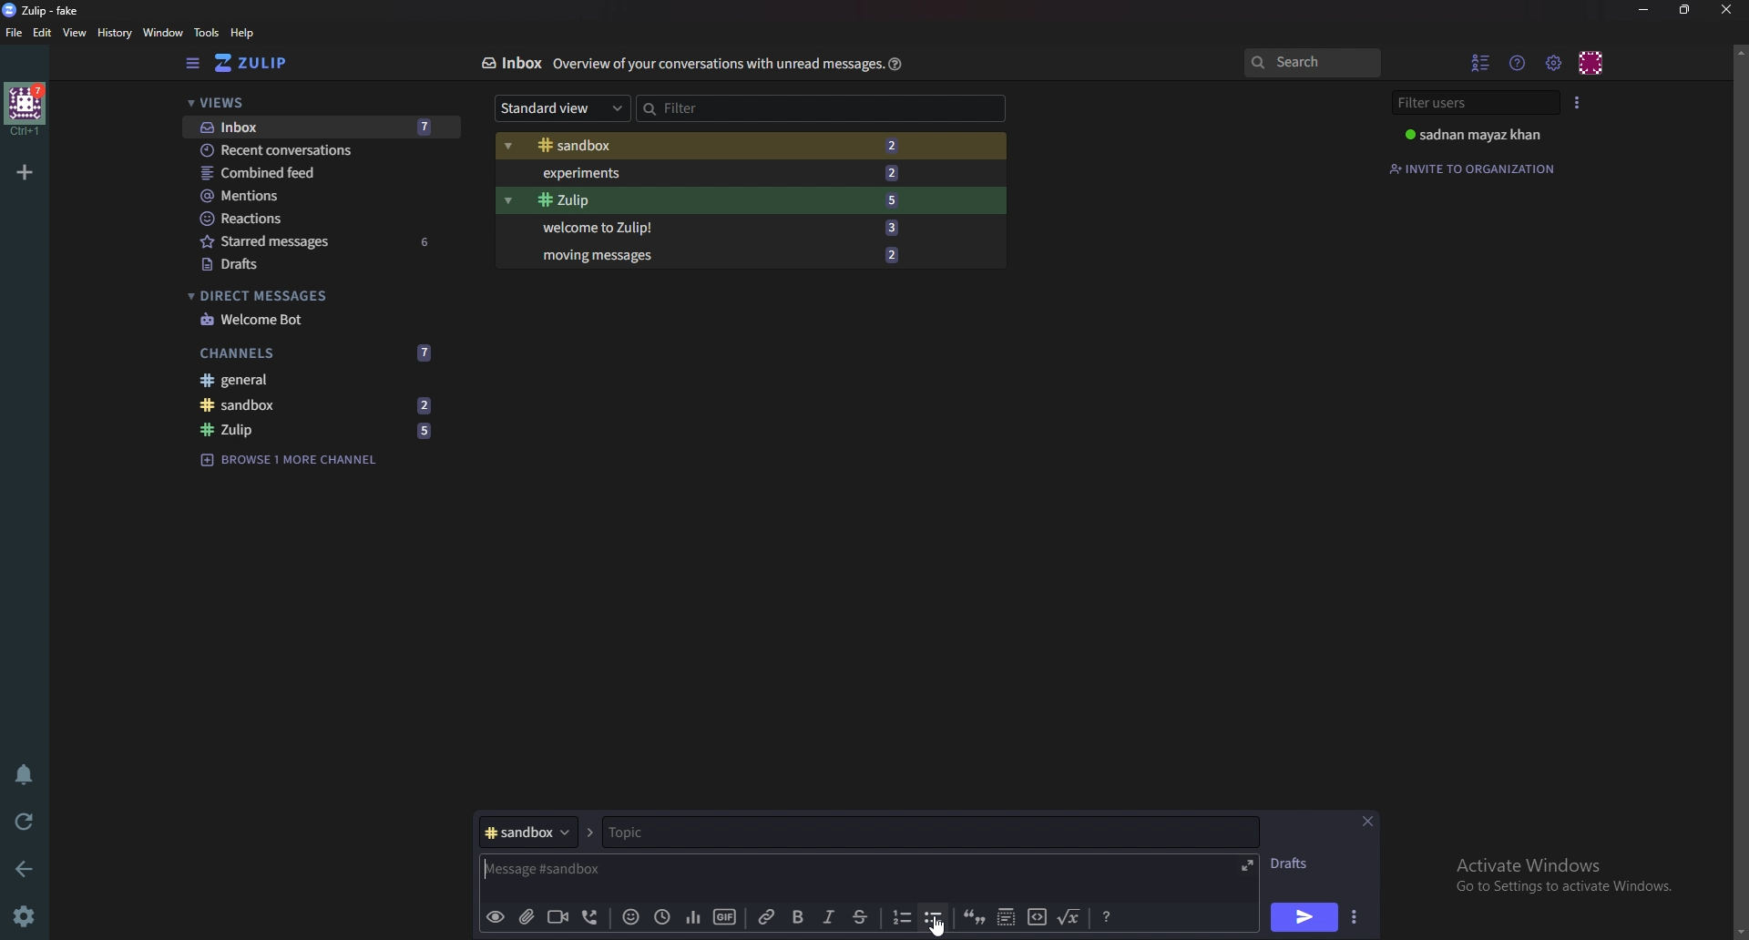 Image resolution: width=1749 pixels, height=940 pixels. Describe the element at coordinates (28, 867) in the screenshot. I see `Back` at that location.